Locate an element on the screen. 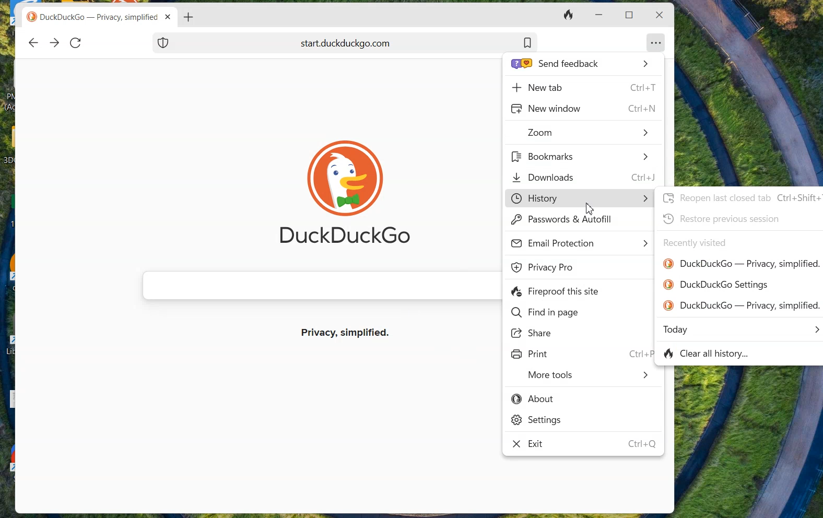 The image size is (823, 518). Restore previous session is located at coordinates (721, 219).